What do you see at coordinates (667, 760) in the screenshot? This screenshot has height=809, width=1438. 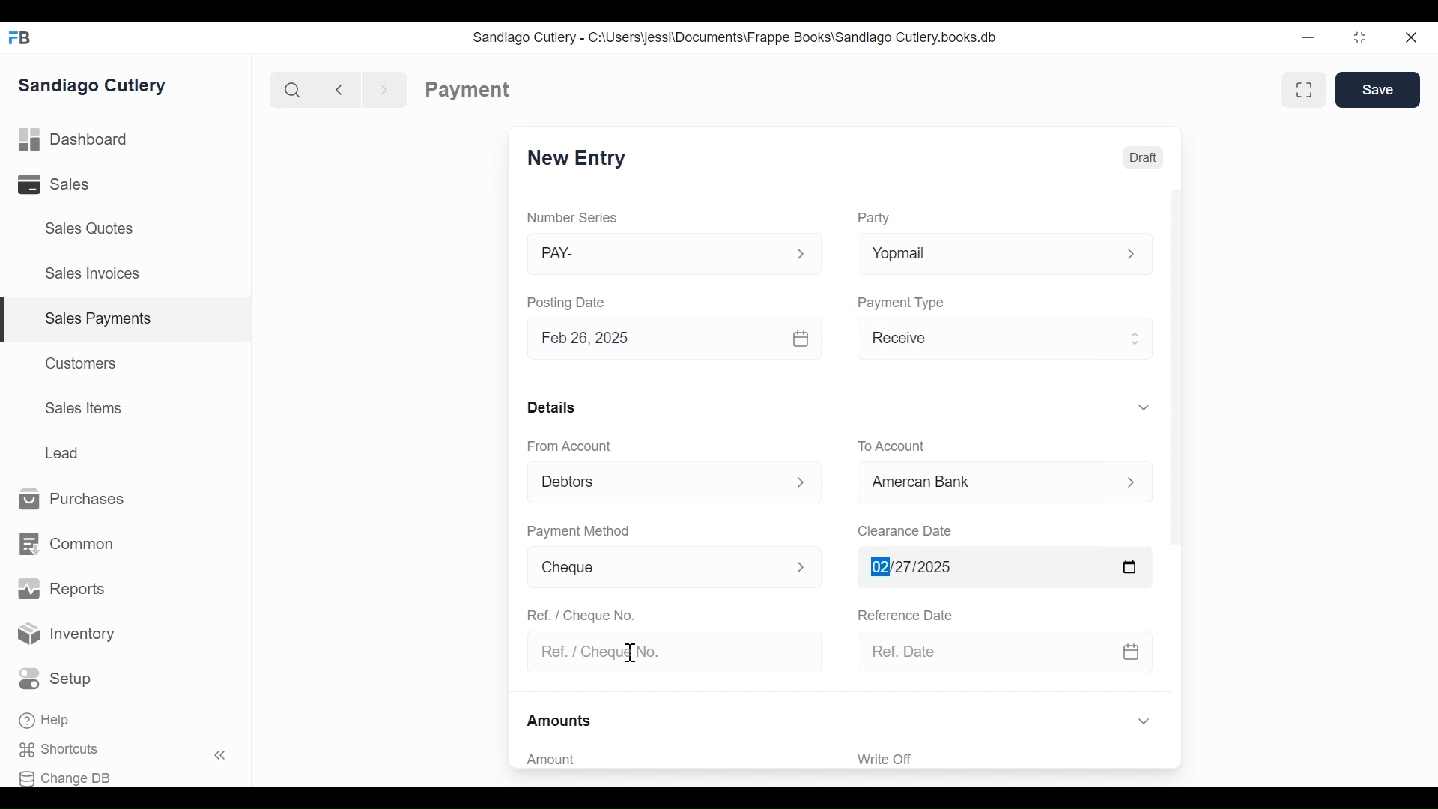 I see `Amount` at bounding box center [667, 760].